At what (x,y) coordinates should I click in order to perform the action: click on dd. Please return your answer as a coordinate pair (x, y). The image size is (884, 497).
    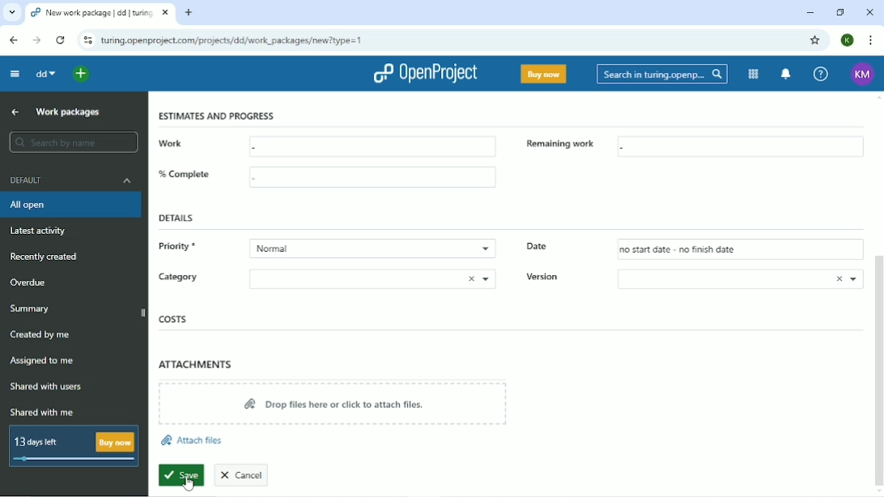
    Looking at the image, I should click on (46, 74).